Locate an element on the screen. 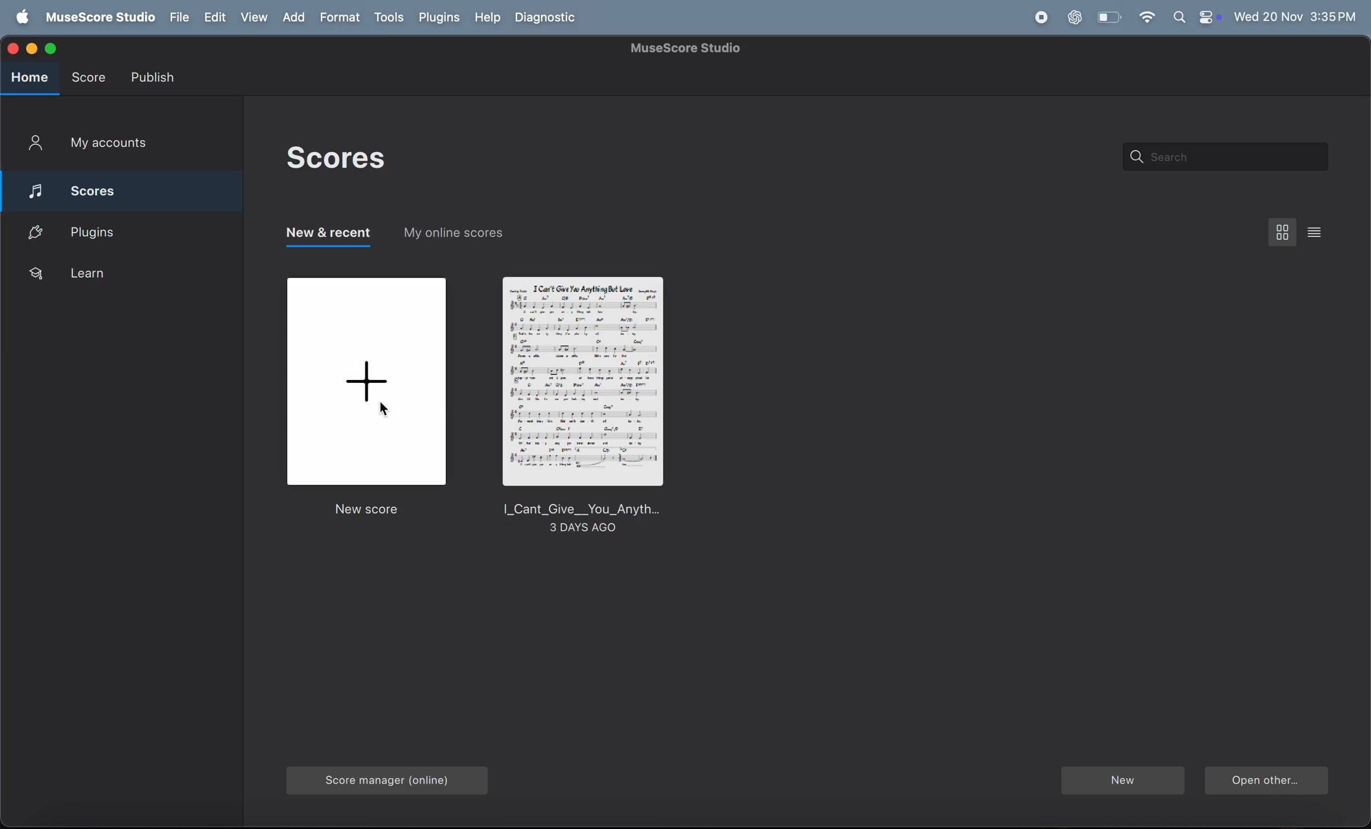 Image resolution: width=1371 pixels, height=829 pixels. new is located at coordinates (1122, 782).